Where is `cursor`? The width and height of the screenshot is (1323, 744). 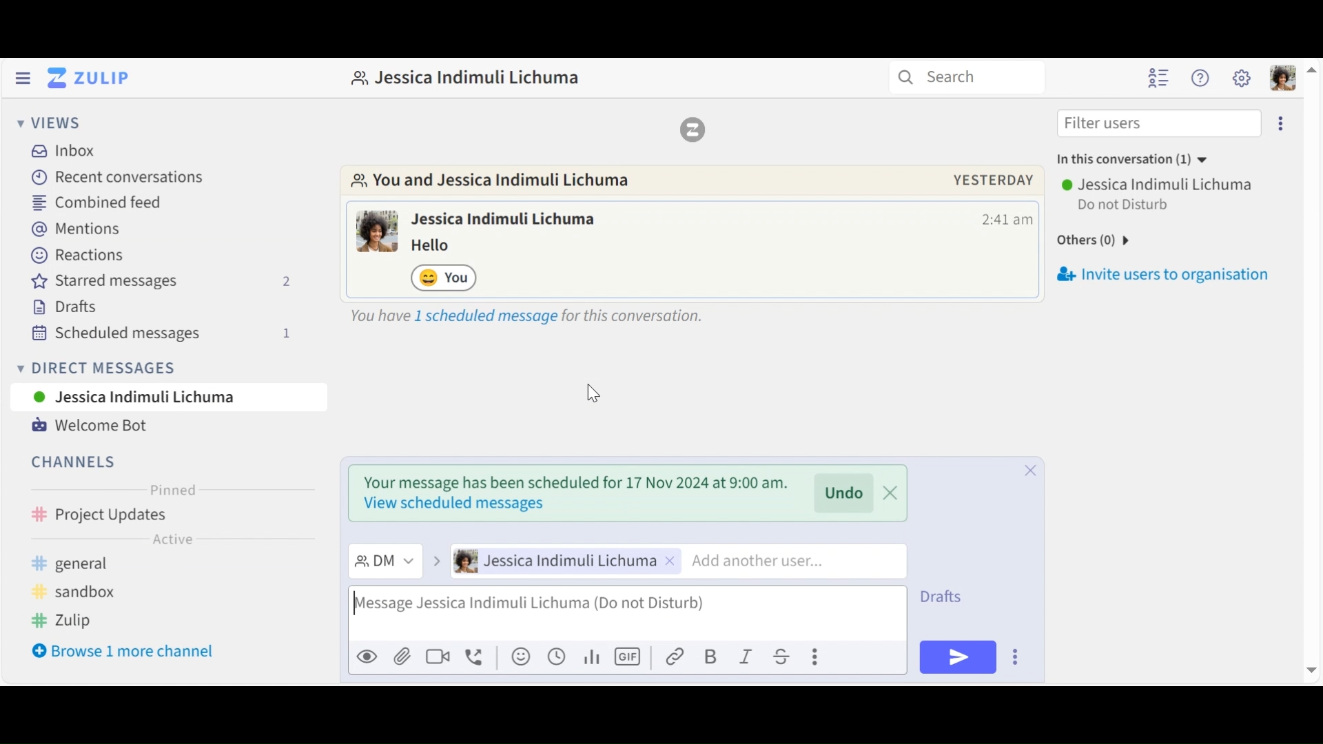
cursor is located at coordinates (593, 395).